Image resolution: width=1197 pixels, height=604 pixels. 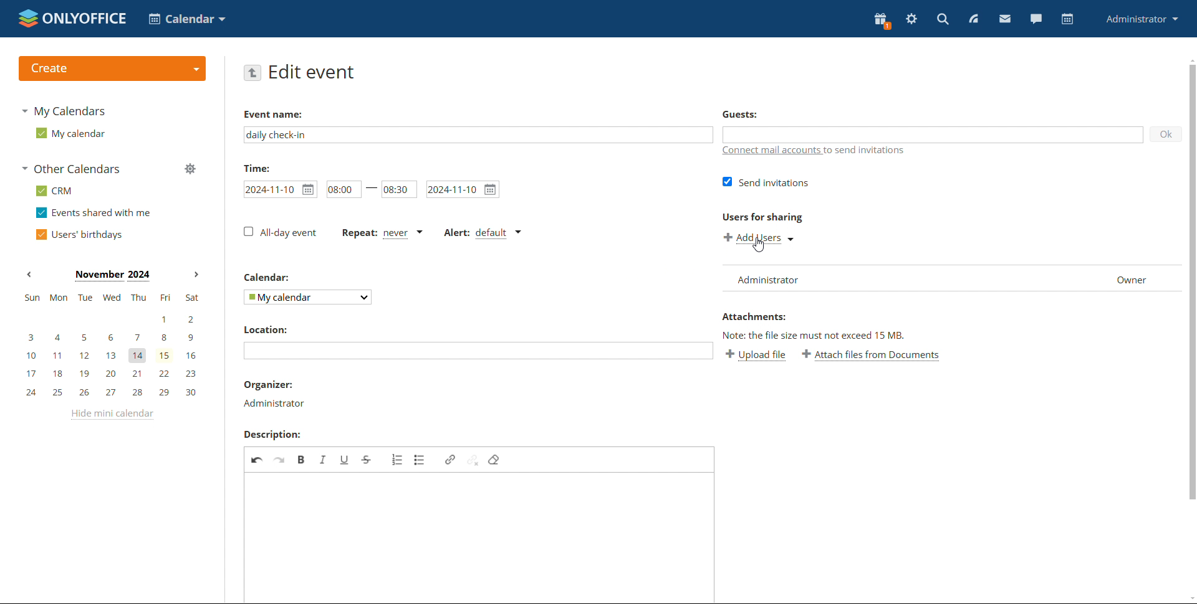 What do you see at coordinates (383, 234) in the screenshot?
I see `event repetition` at bounding box center [383, 234].